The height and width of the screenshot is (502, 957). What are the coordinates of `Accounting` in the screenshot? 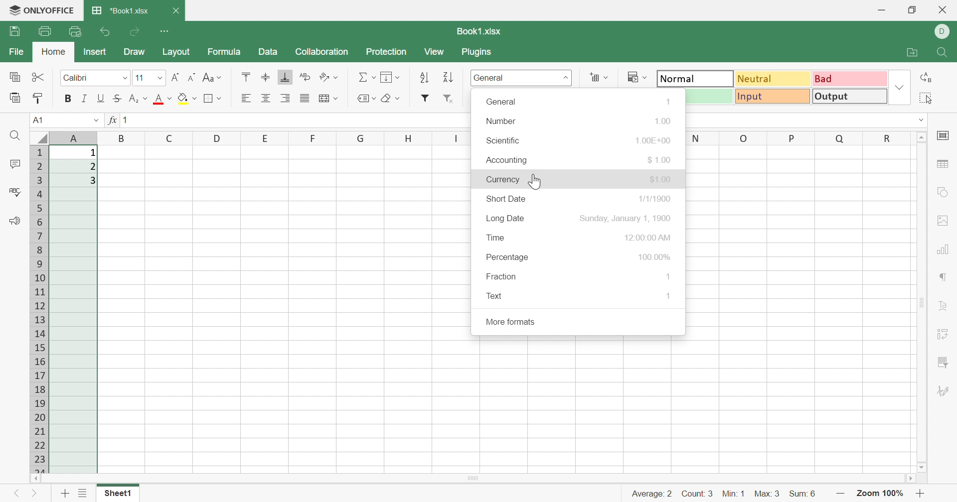 It's located at (506, 160).